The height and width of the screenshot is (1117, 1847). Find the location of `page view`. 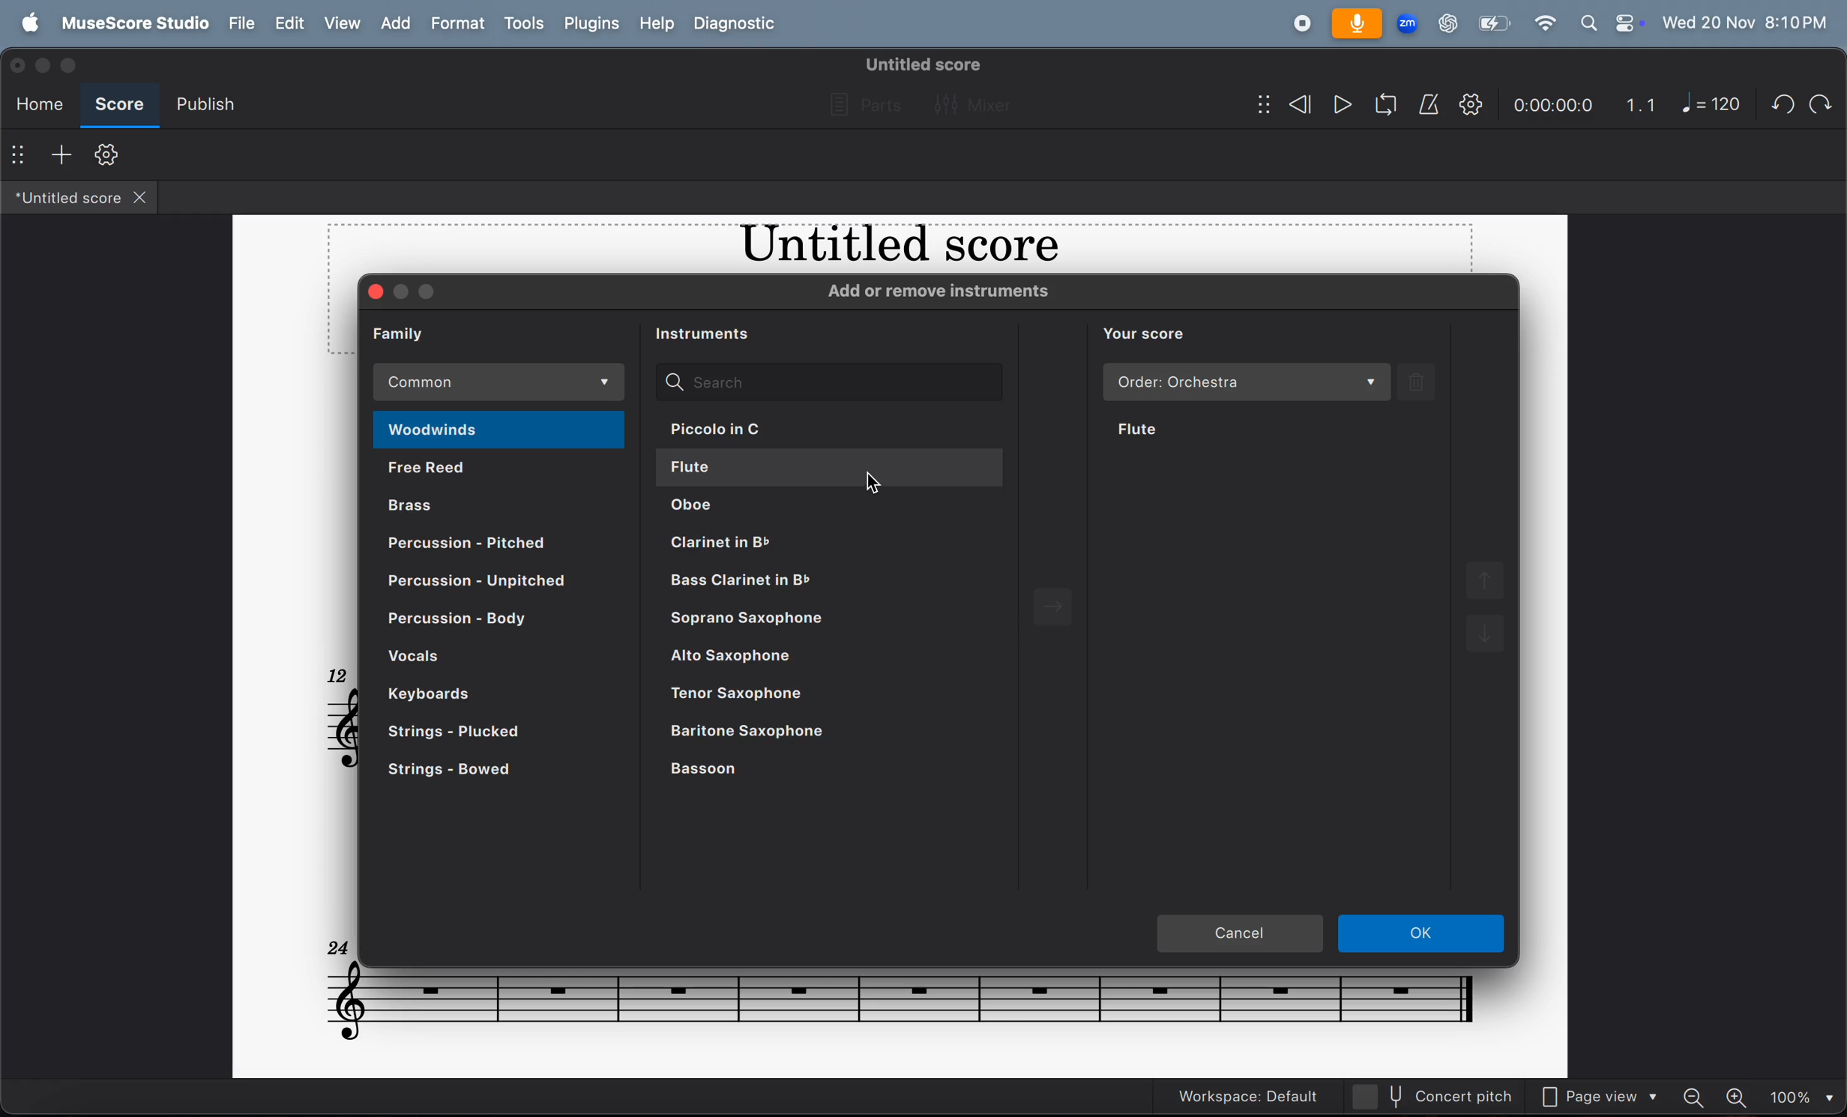

page view is located at coordinates (1599, 1097).